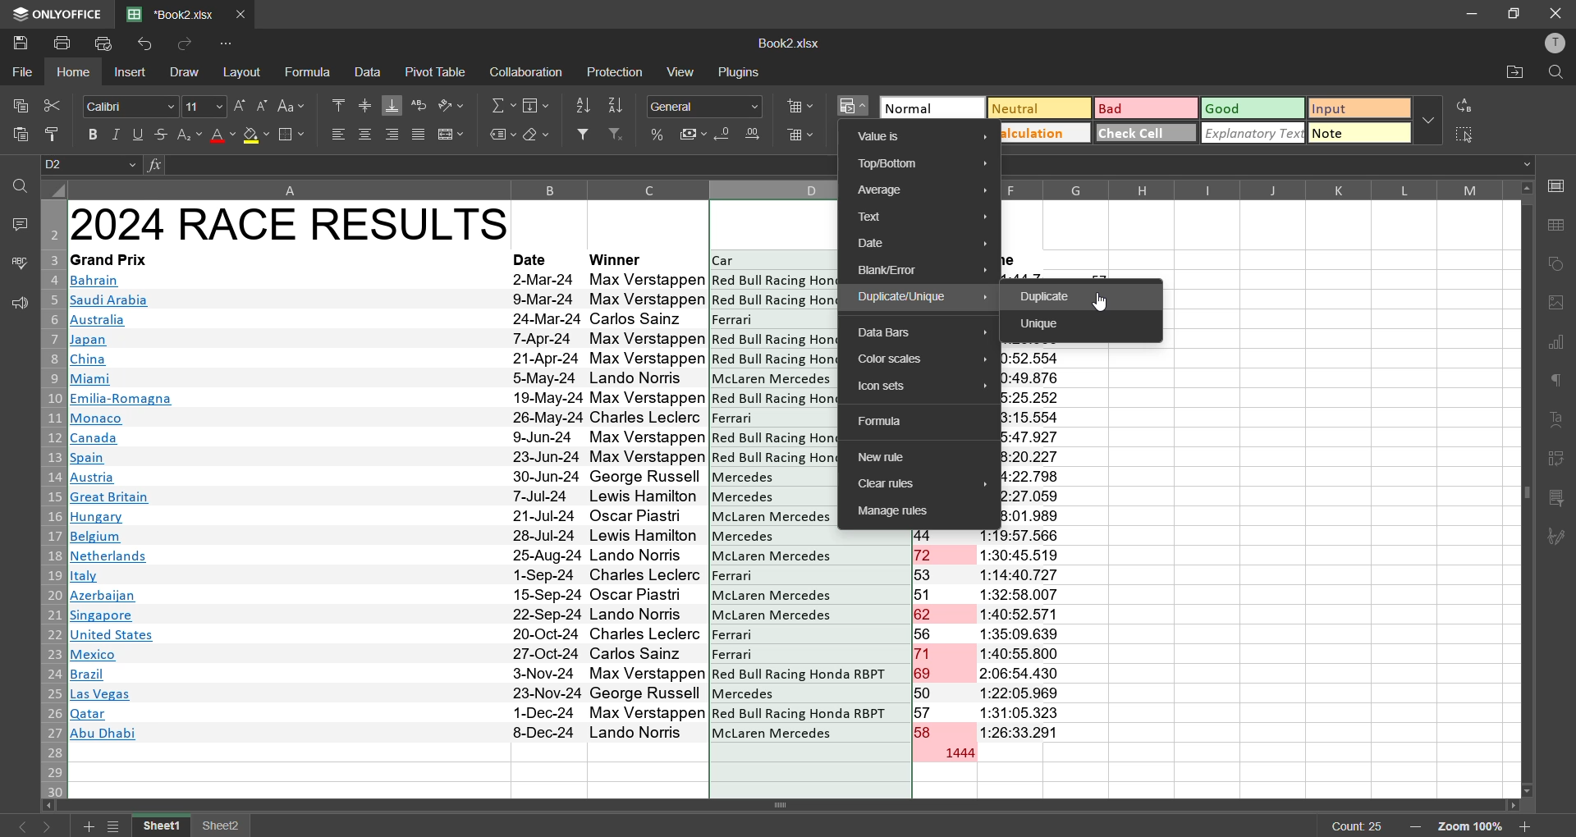 This screenshot has width=1576, height=837. Describe the element at coordinates (1560, 384) in the screenshot. I see `paragraph` at that location.